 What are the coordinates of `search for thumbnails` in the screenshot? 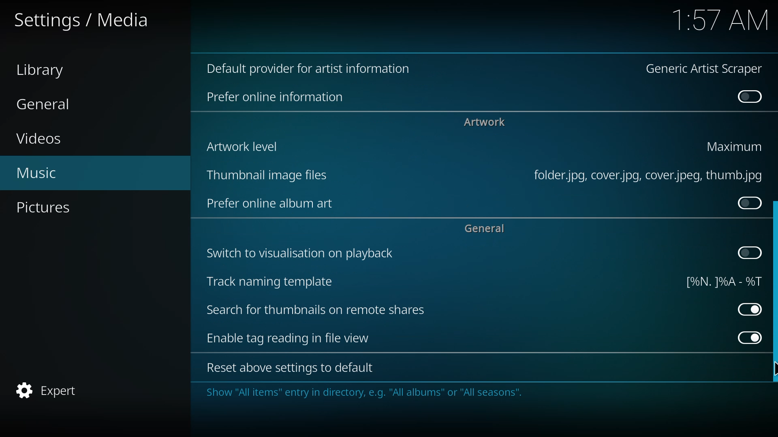 It's located at (315, 311).